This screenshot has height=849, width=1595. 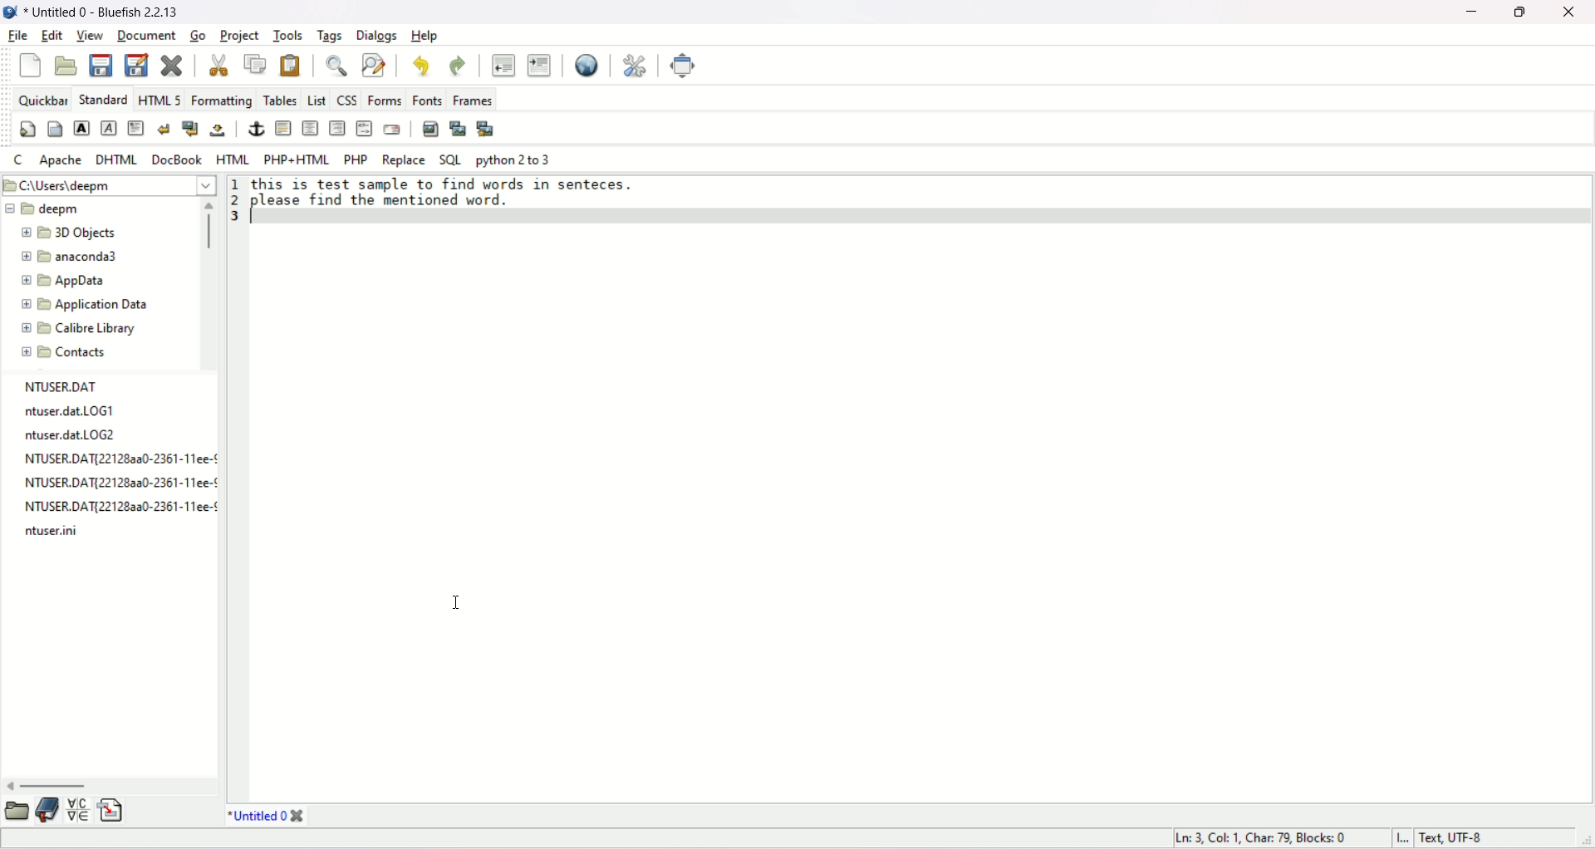 What do you see at coordinates (372, 63) in the screenshot?
I see `advanced find and replace` at bounding box center [372, 63].